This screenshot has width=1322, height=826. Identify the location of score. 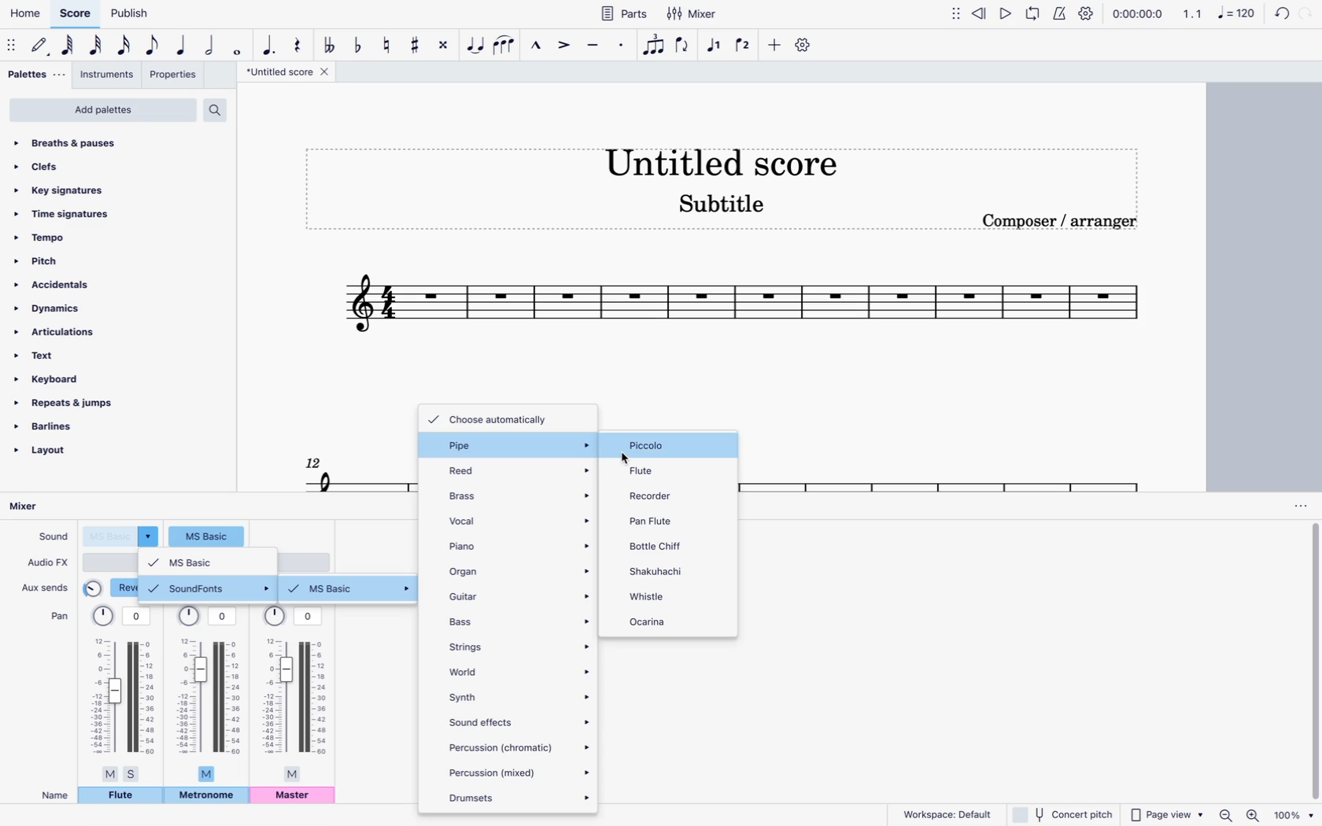
(75, 14).